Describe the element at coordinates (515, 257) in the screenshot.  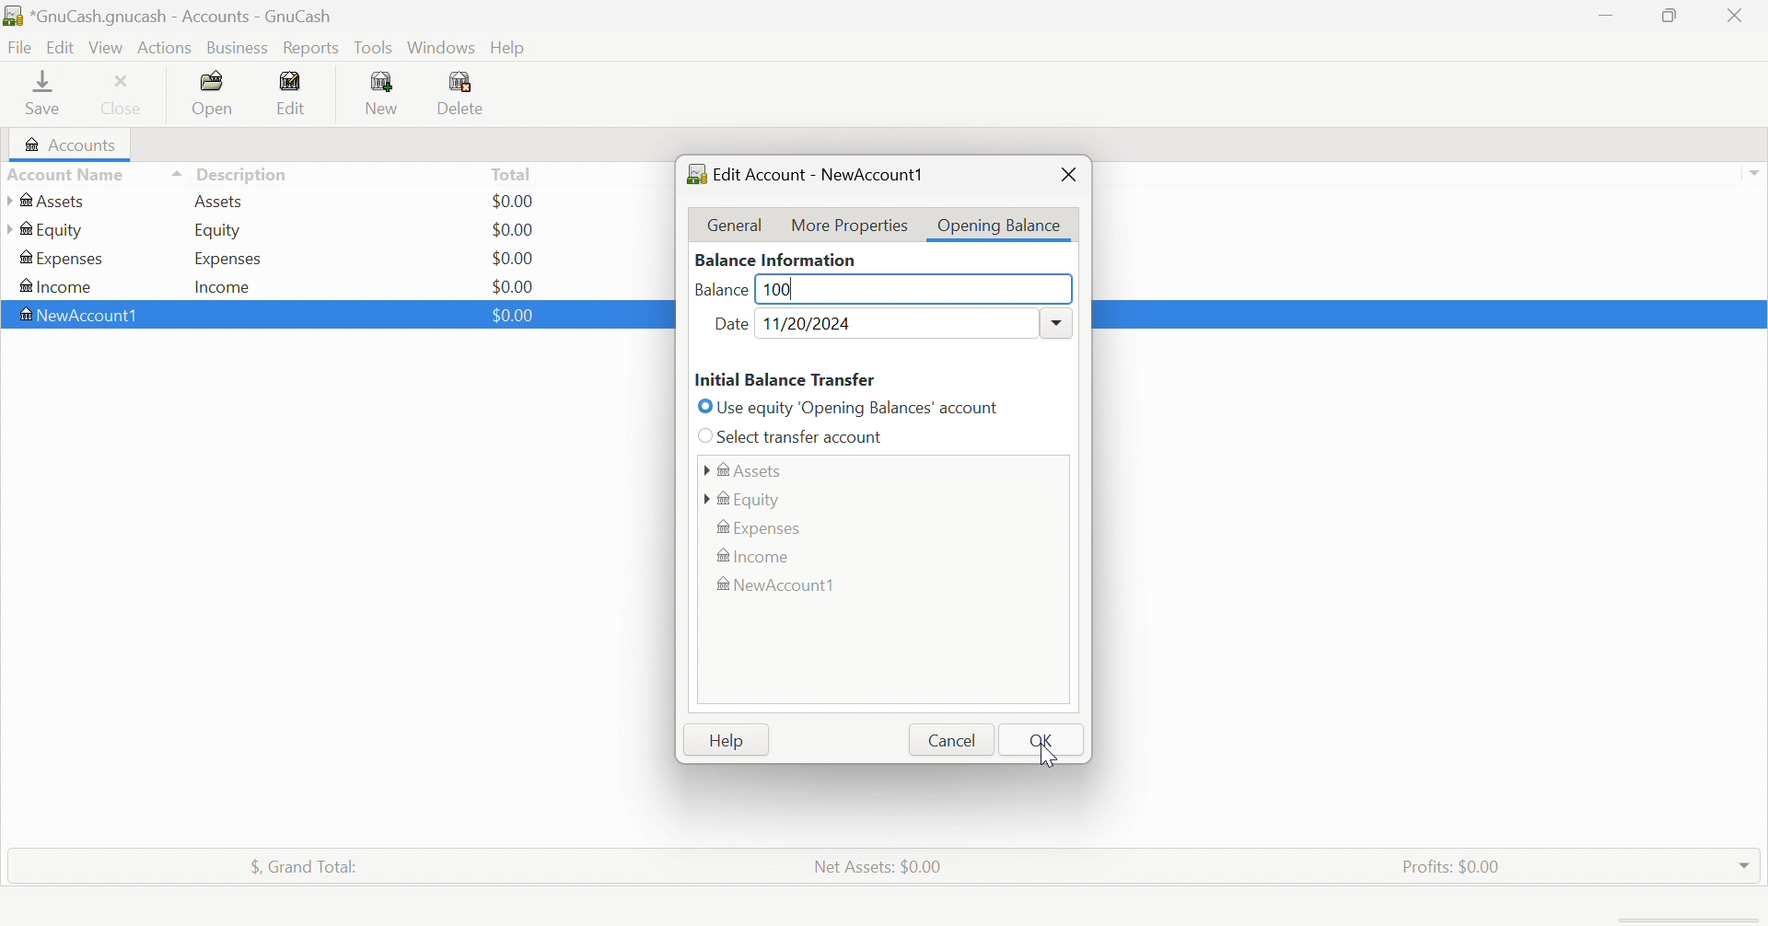
I see `$0.00` at that location.